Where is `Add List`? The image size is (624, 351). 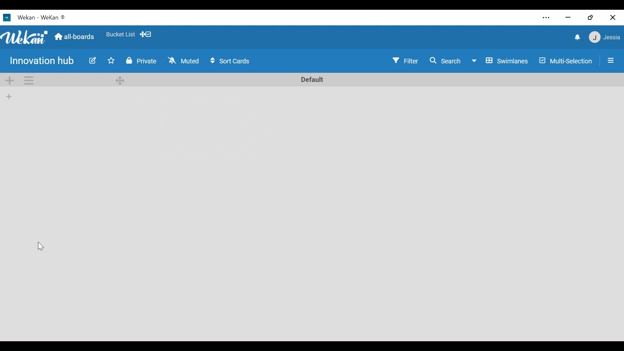 Add List is located at coordinates (9, 96).